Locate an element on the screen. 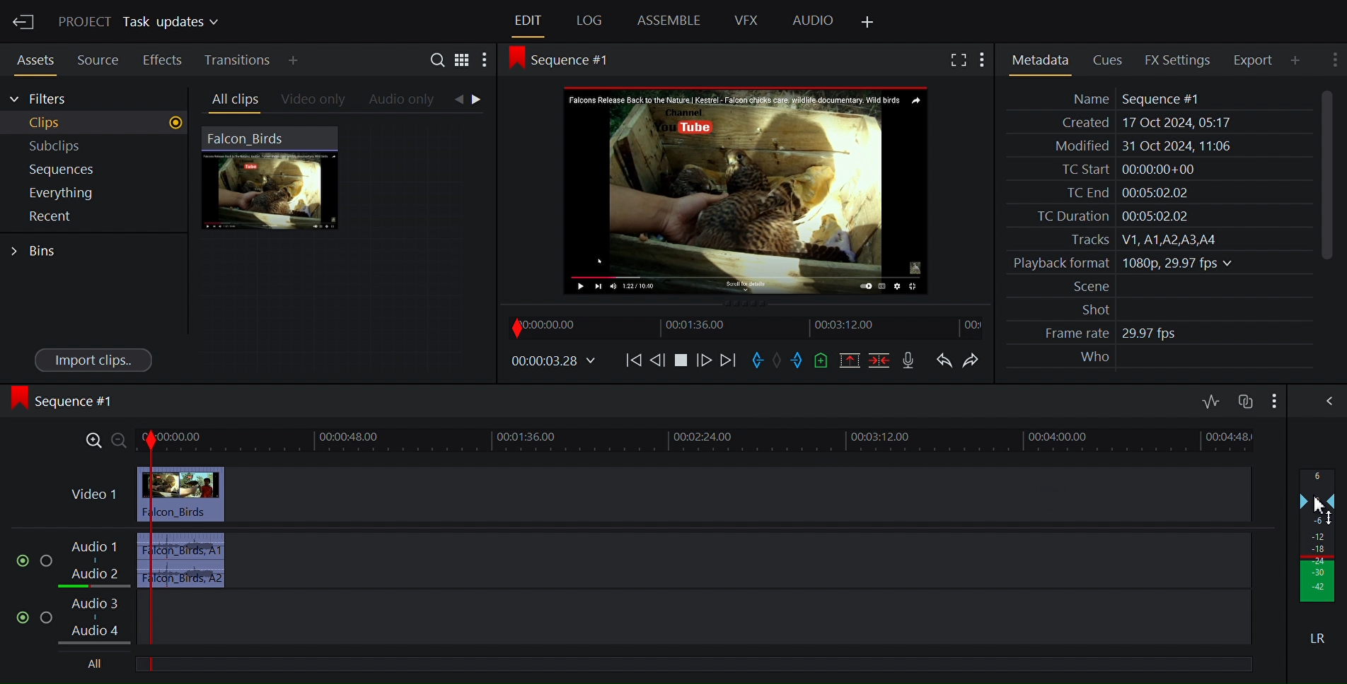  Show/Hide Full audio mix is located at coordinates (1323, 400).